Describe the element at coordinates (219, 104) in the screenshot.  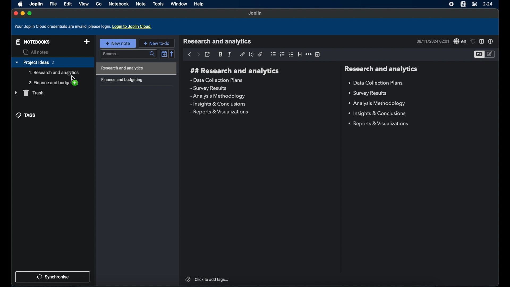
I see `insights and conclusions` at that location.